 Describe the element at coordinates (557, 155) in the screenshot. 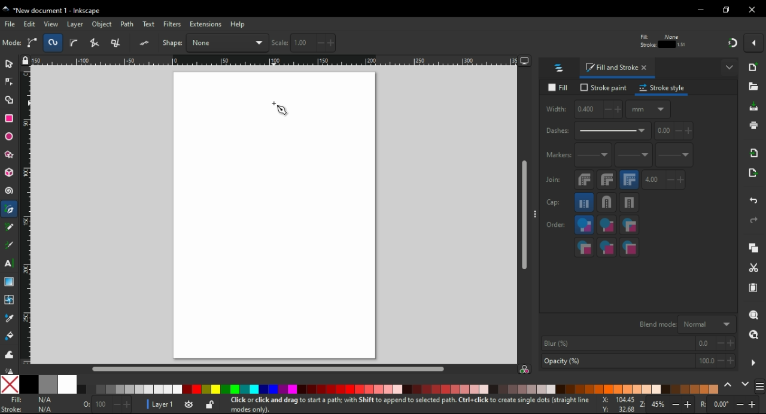

I see `markers` at that location.